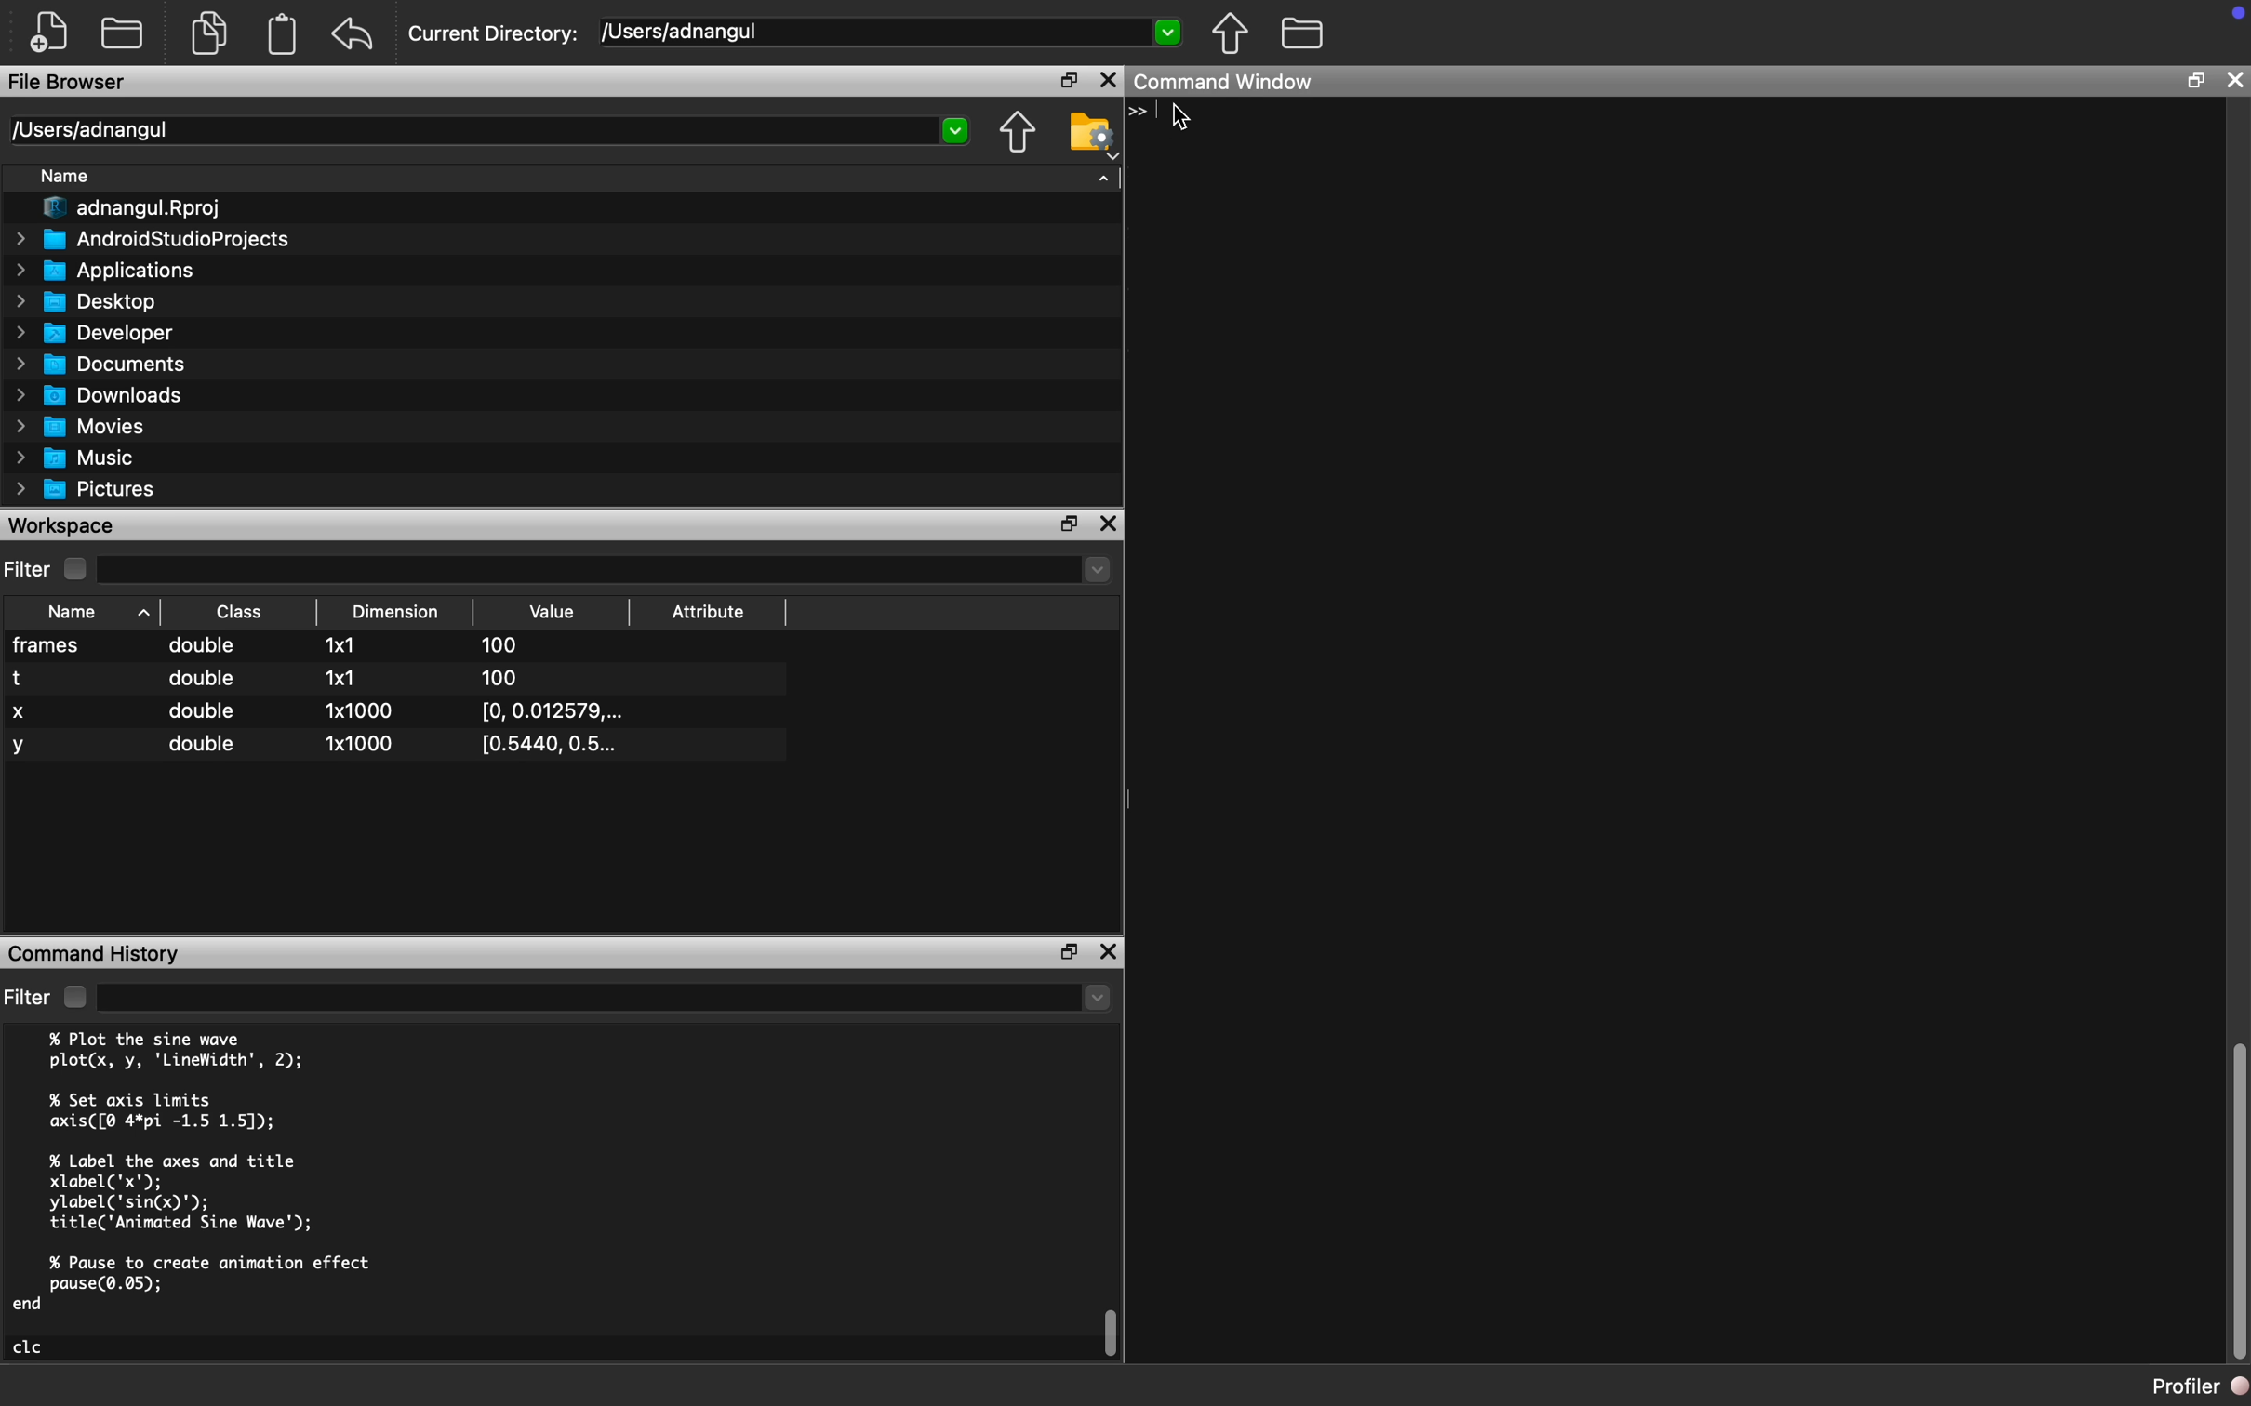  What do you see at coordinates (237, 614) in the screenshot?
I see `Class` at bounding box center [237, 614].